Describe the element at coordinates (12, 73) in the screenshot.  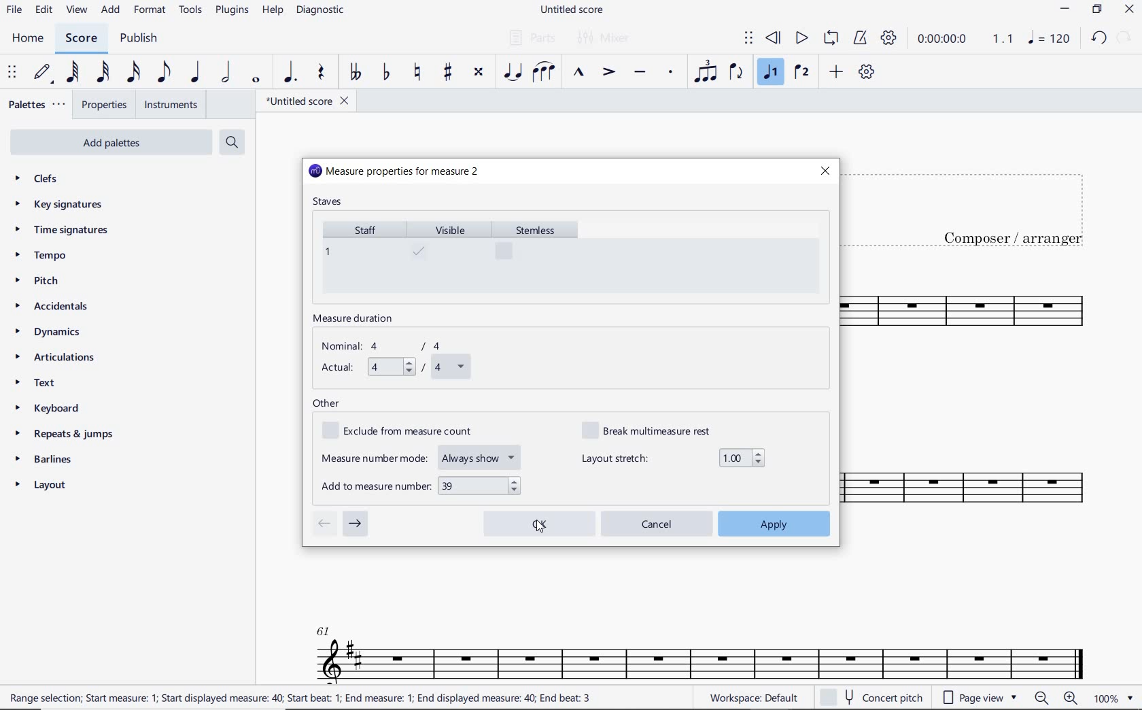
I see `SELECET TO MOVE` at that location.